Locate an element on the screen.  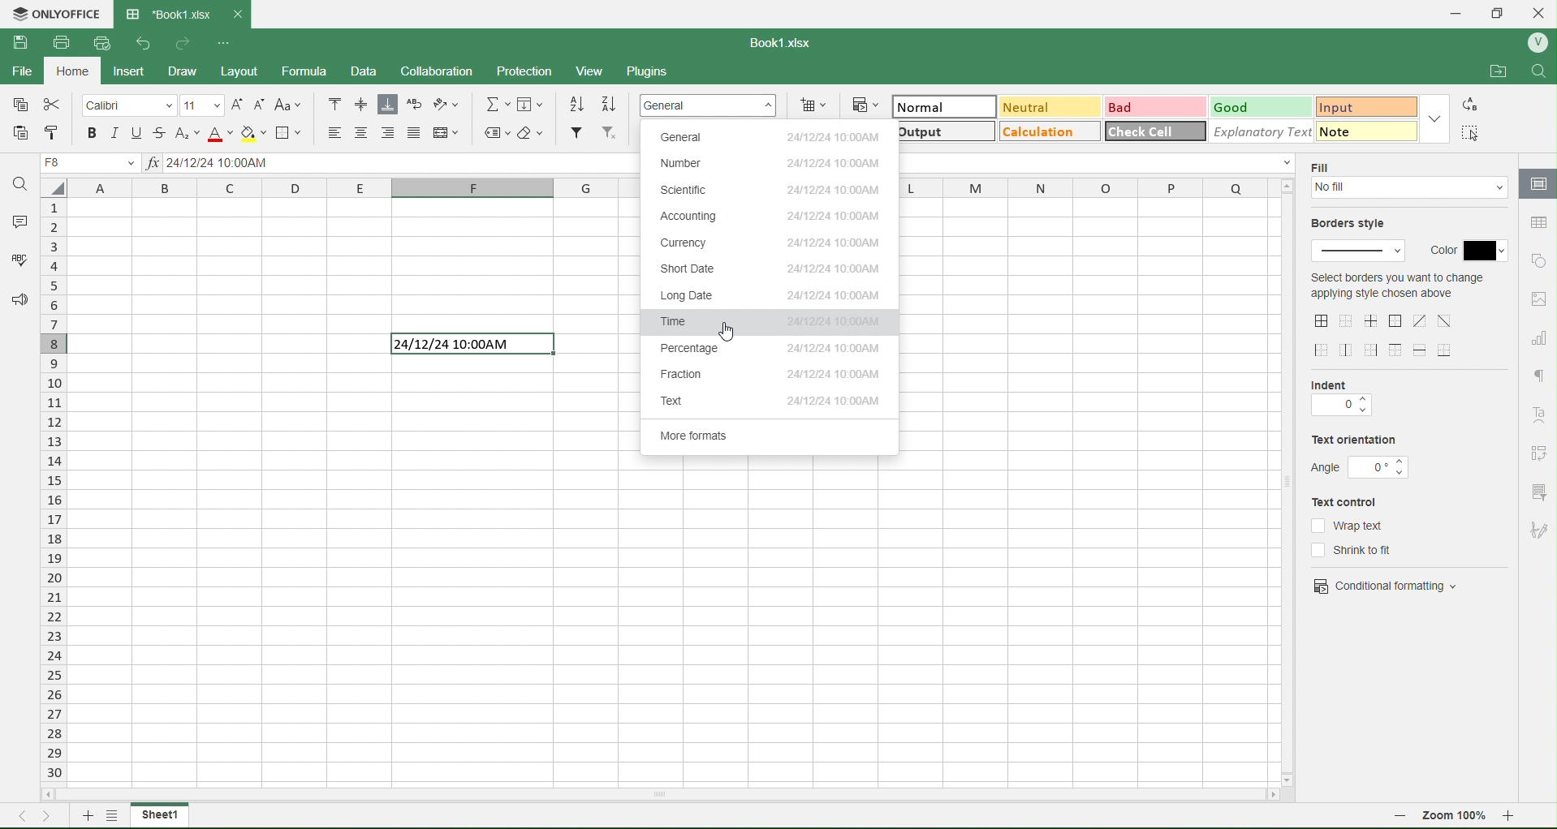
text control is located at coordinates (1354, 502).